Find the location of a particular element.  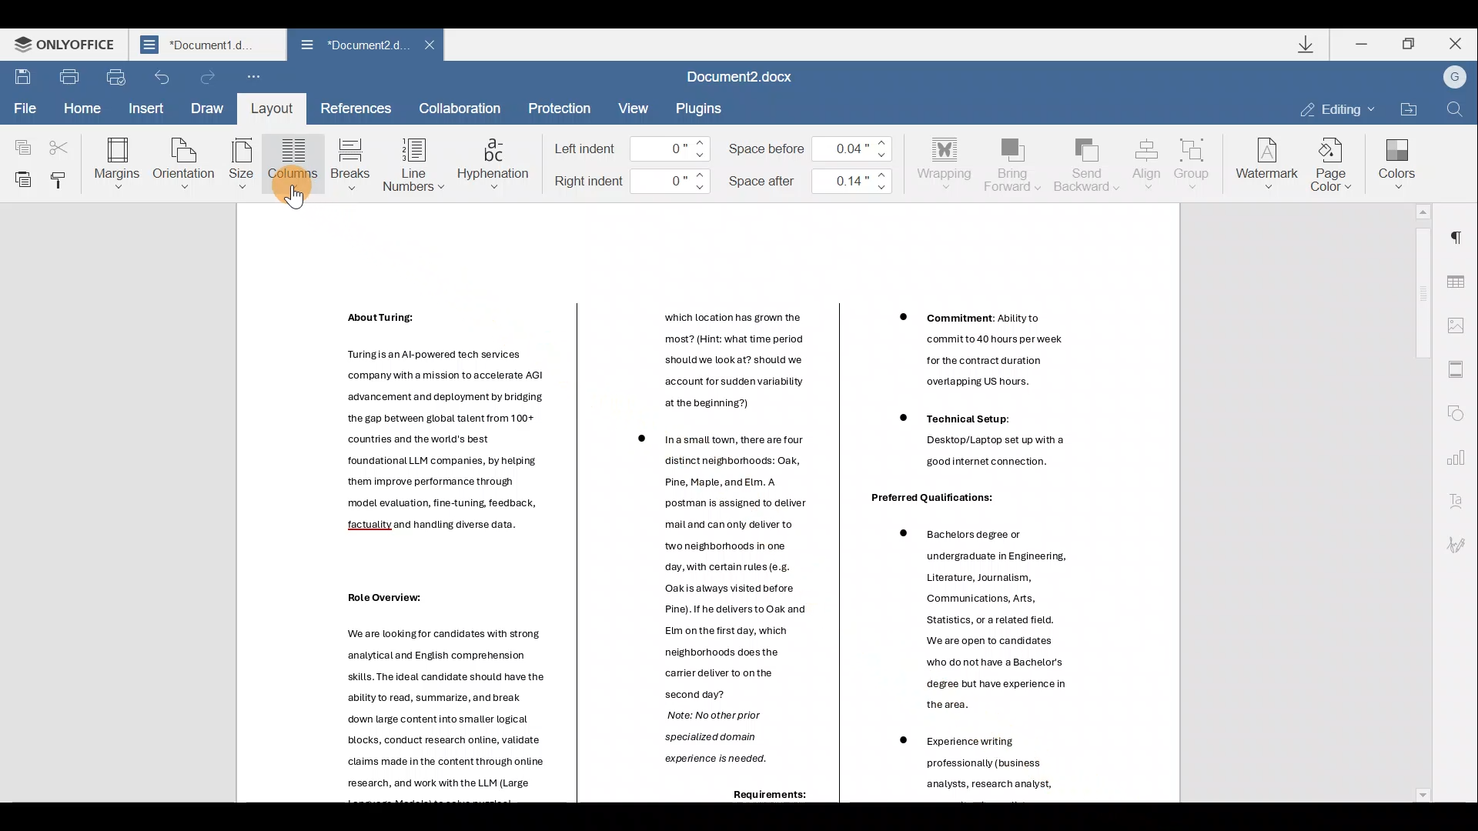

Plugin is located at coordinates (707, 108).